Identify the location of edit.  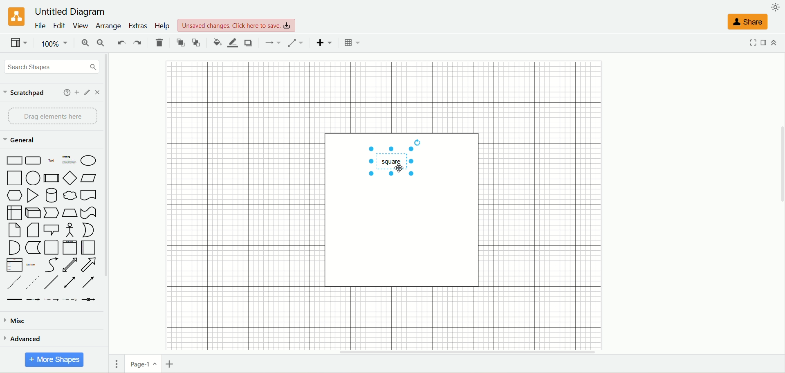
(87, 92).